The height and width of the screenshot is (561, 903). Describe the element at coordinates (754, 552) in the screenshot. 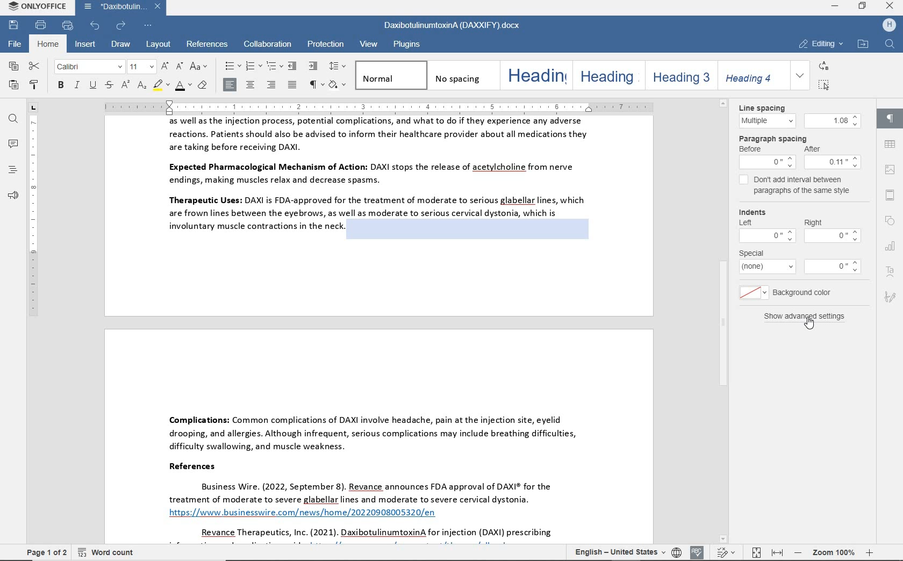

I see `fit to page` at that location.